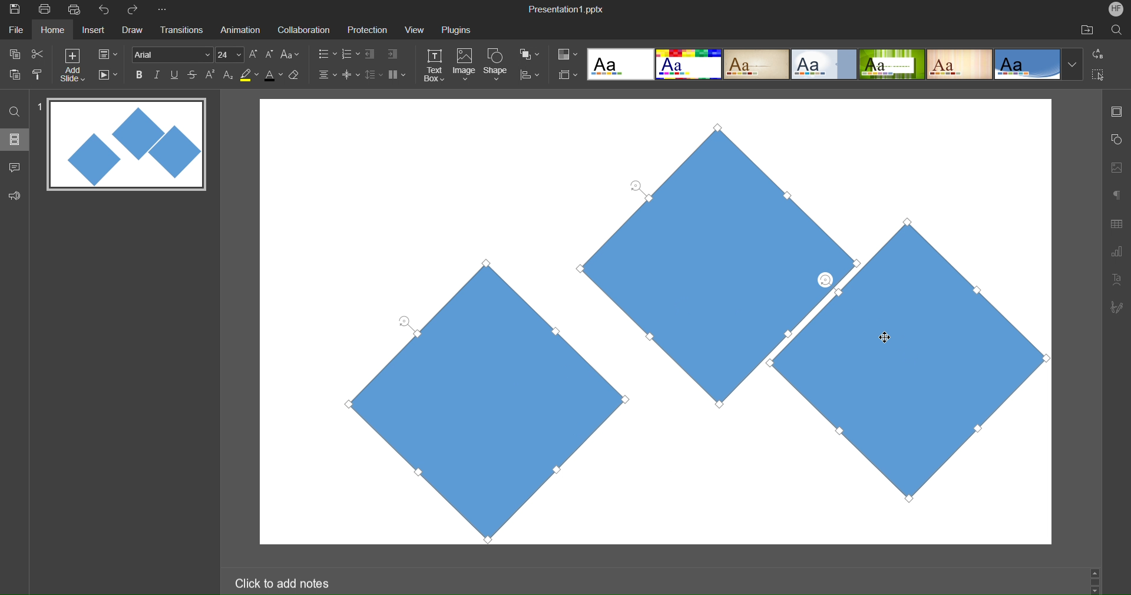 This screenshot has width=1131, height=595. I want to click on Table, so click(1117, 223).